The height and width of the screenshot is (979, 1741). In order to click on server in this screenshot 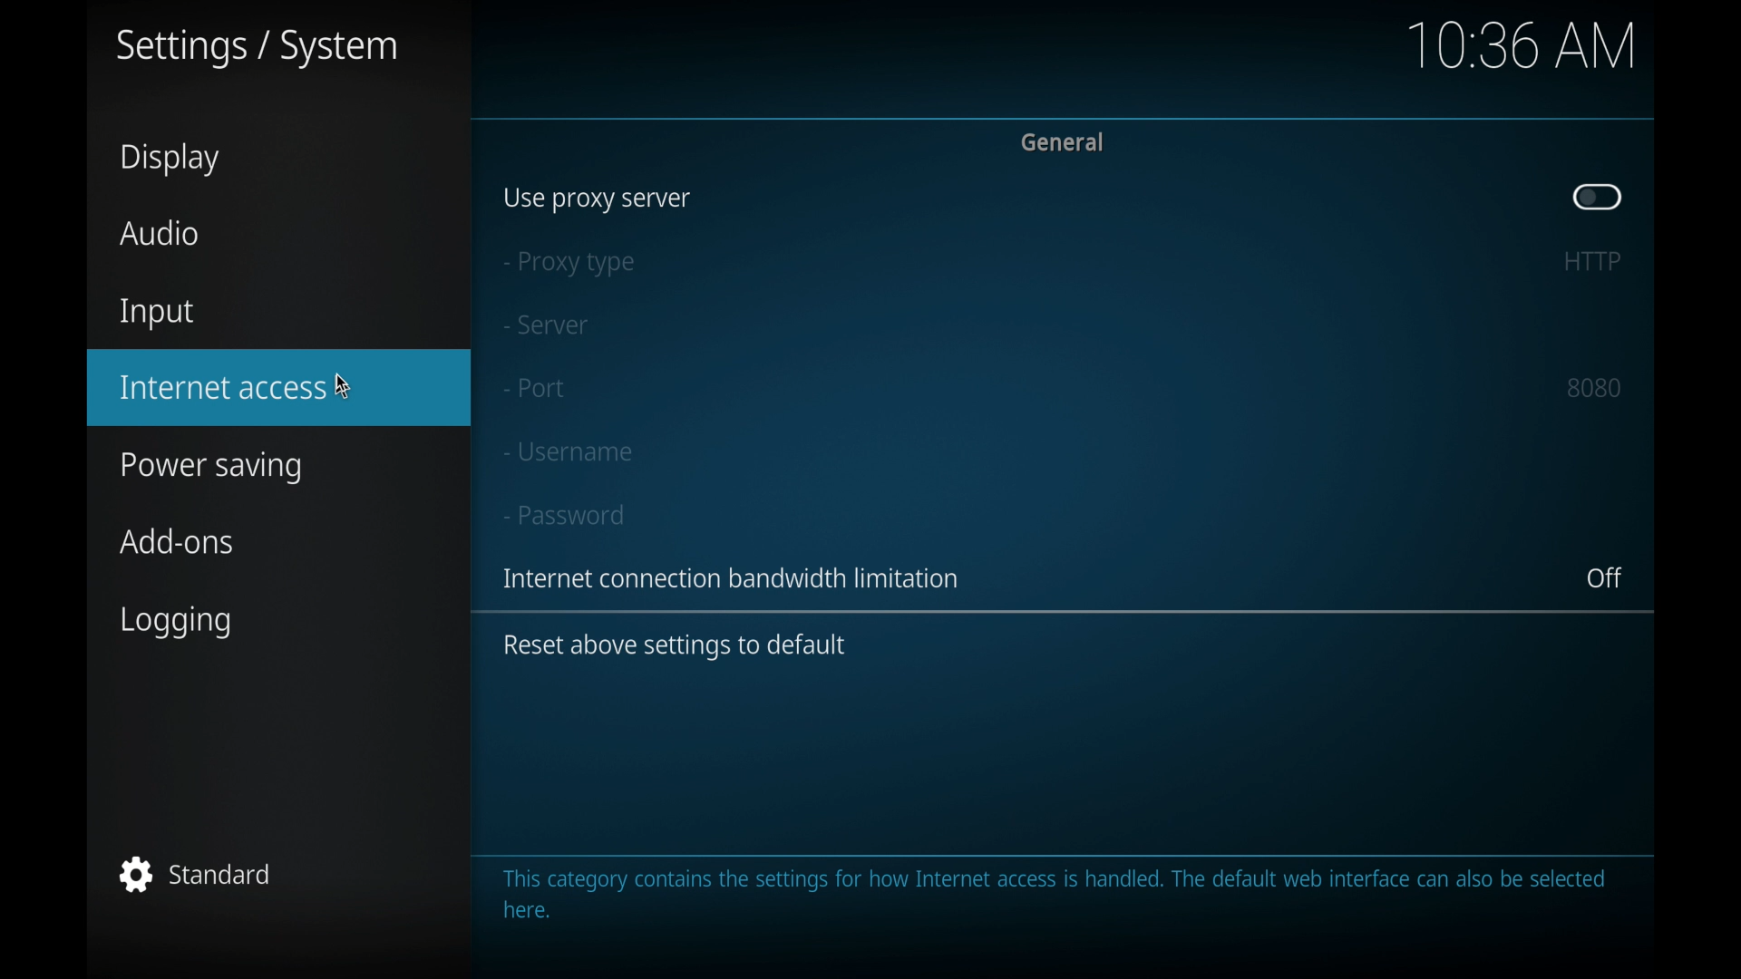, I will do `click(545, 325)`.